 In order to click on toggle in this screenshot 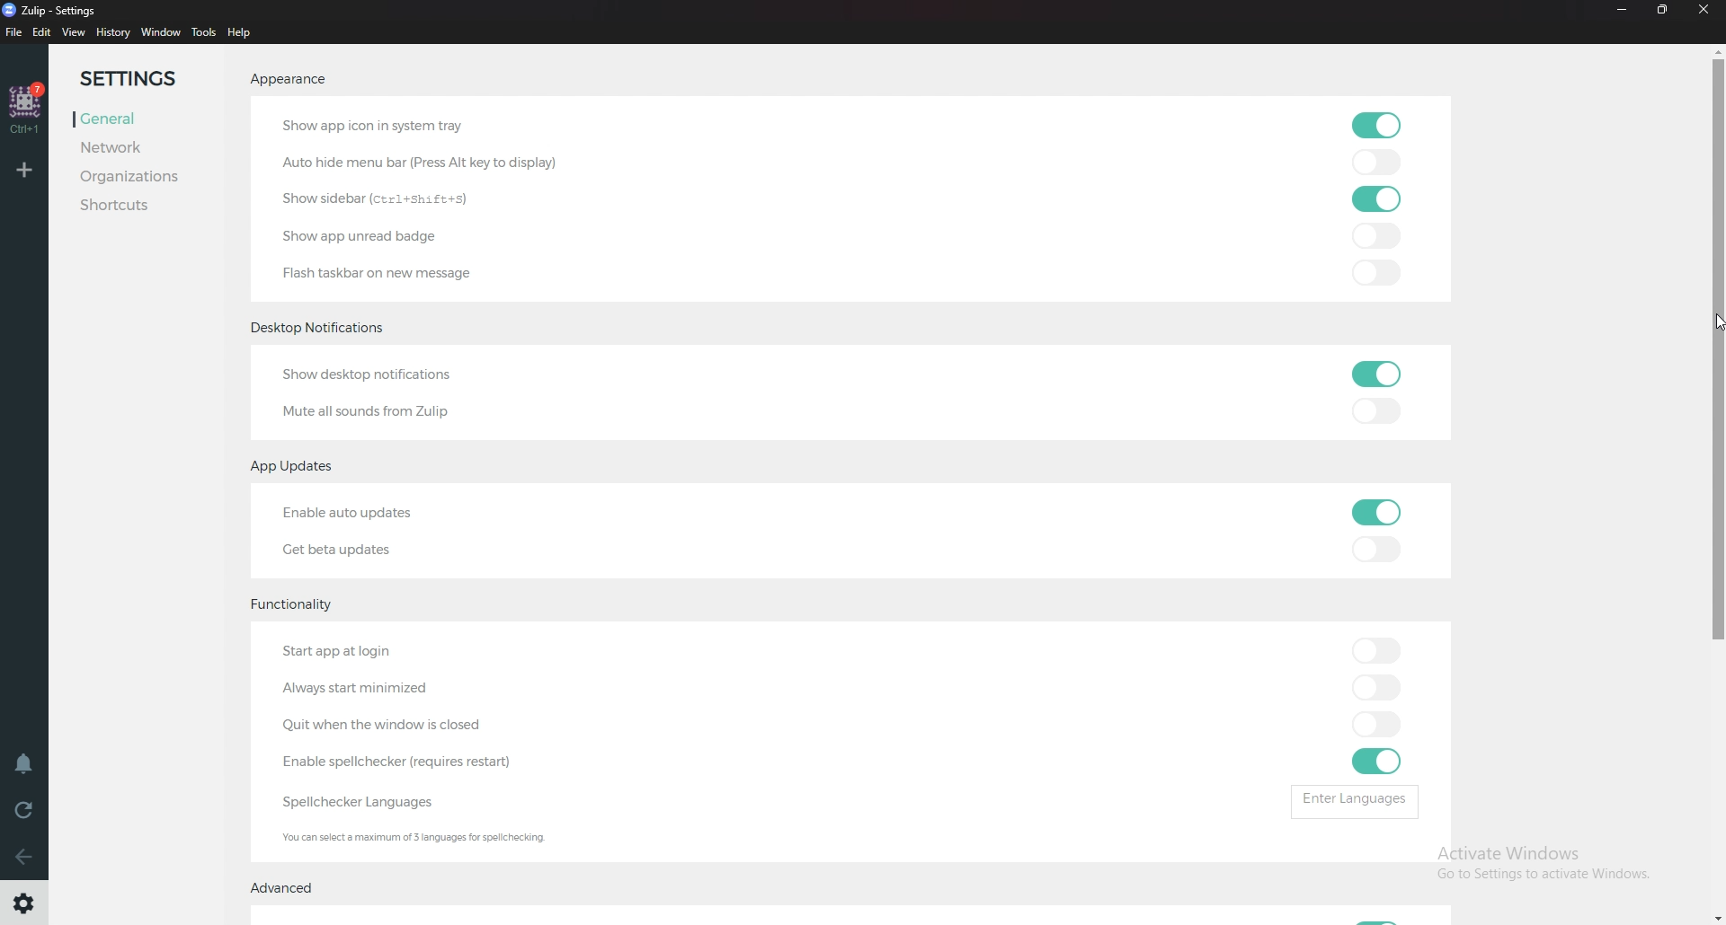, I will do `click(1379, 514)`.